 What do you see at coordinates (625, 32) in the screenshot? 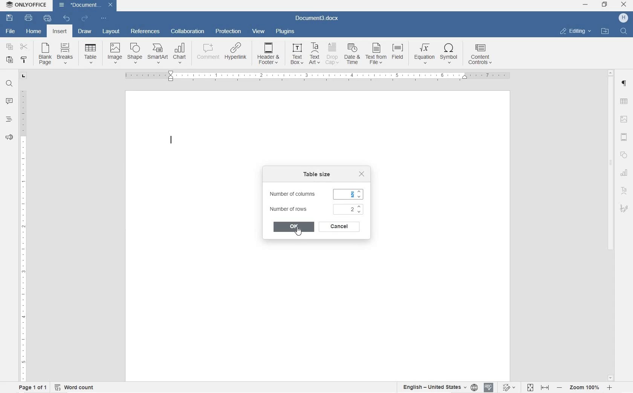
I see `find` at bounding box center [625, 32].